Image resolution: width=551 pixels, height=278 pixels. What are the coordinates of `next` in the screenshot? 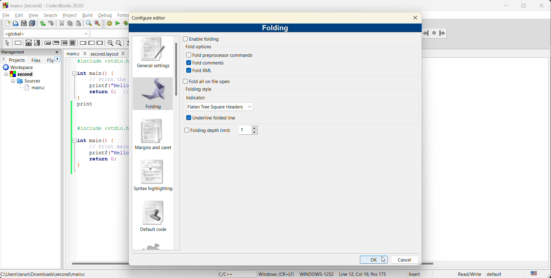 It's located at (58, 59).